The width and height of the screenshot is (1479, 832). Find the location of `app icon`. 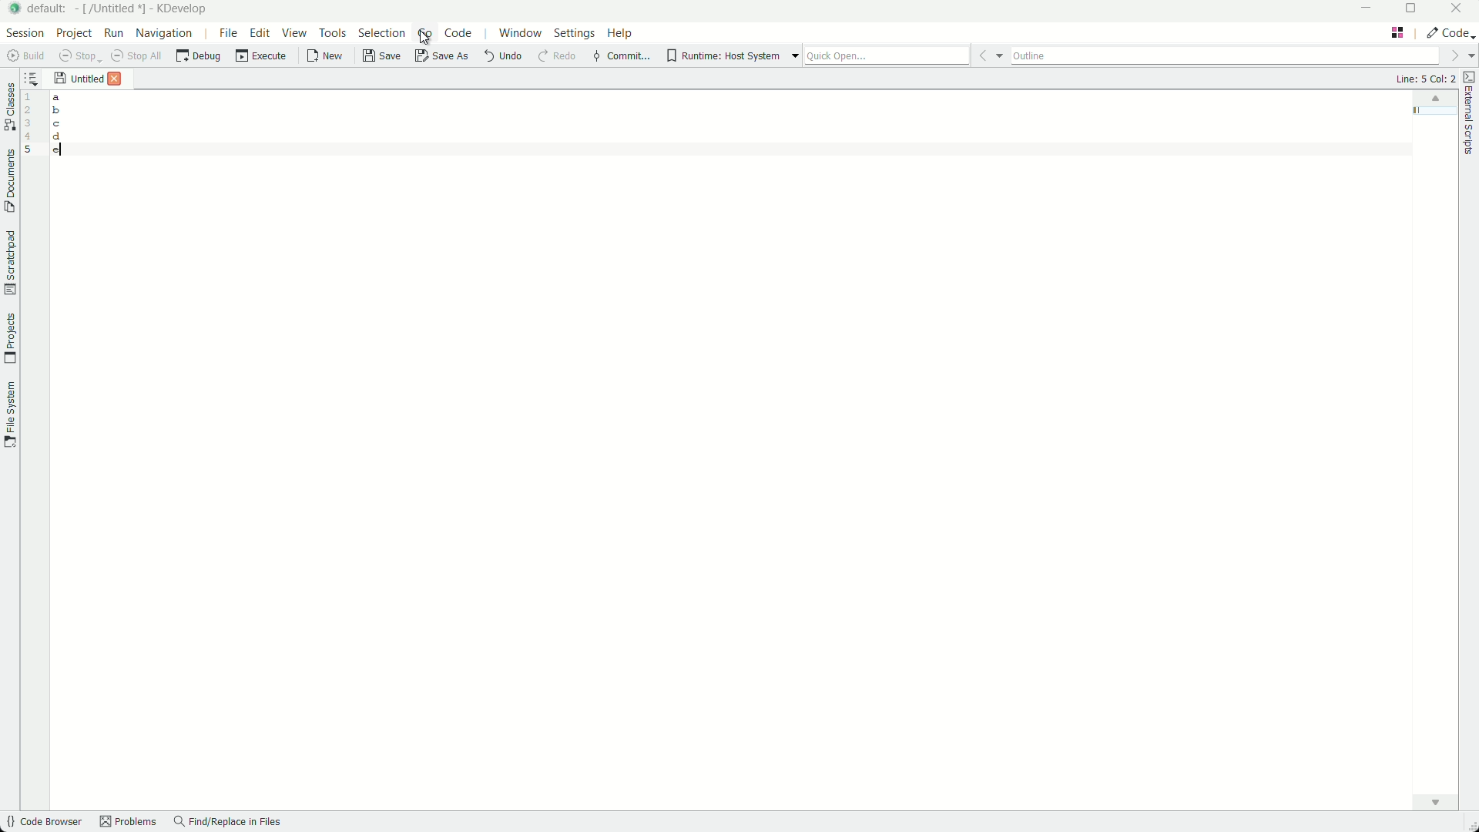

app icon is located at coordinates (15, 11).